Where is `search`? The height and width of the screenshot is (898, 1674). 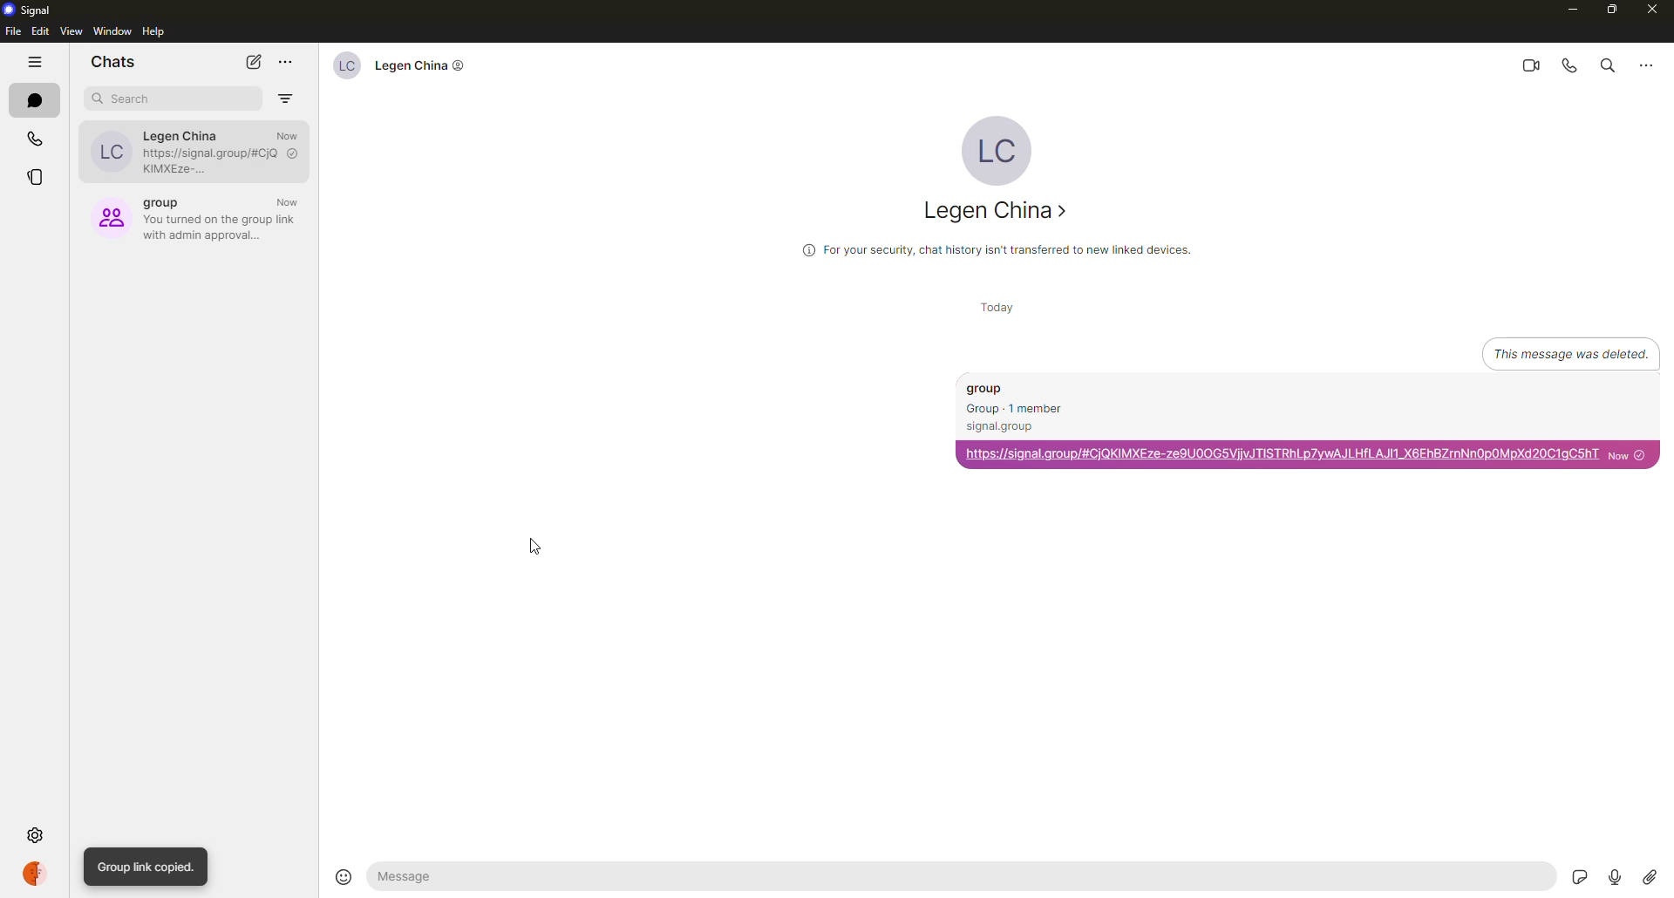
search is located at coordinates (1604, 67).